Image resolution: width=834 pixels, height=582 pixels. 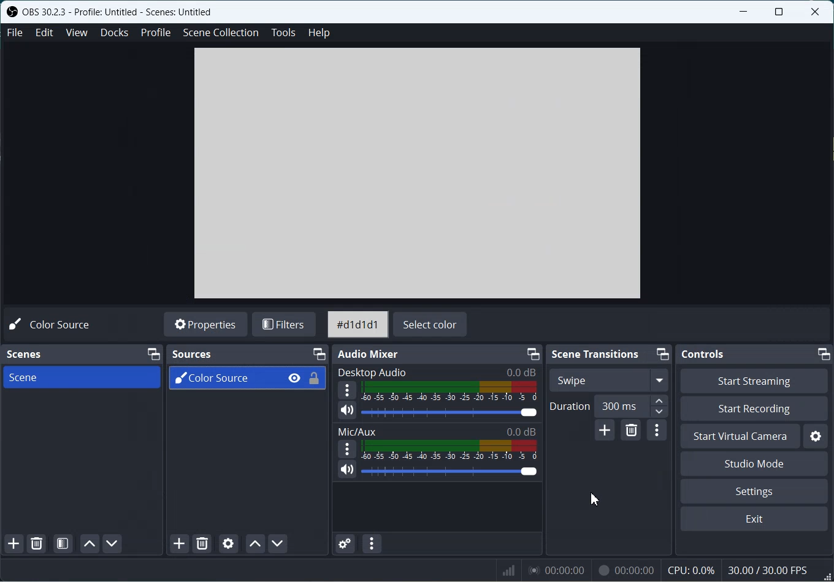 What do you see at coordinates (432, 324) in the screenshot?
I see `Select color` at bounding box center [432, 324].